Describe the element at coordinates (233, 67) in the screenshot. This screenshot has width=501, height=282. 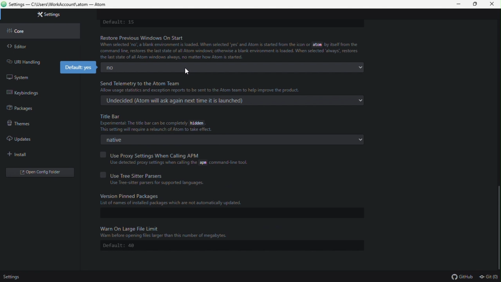
I see `no` at that location.